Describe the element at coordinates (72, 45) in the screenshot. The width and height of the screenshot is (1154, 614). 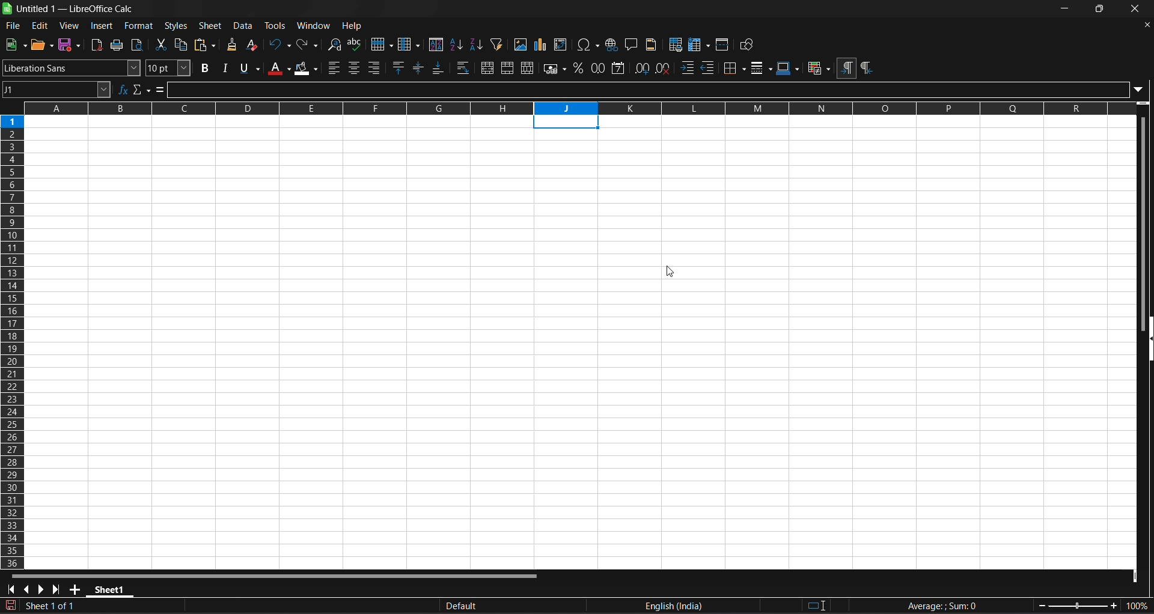
I see `save` at that location.